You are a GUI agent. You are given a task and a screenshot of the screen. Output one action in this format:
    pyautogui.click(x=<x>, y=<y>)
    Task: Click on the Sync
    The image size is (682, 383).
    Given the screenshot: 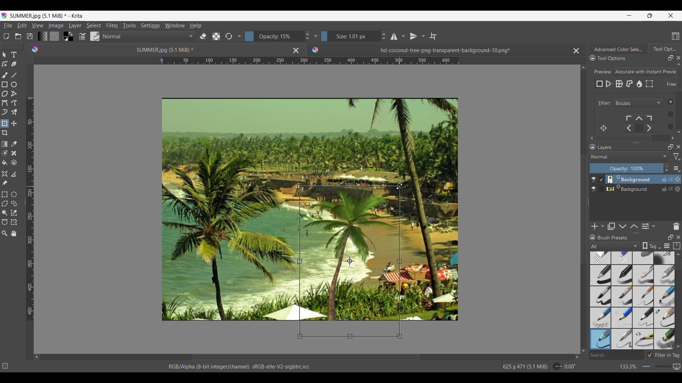 What is the action you would take?
    pyautogui.click(x=671, y=187)
    